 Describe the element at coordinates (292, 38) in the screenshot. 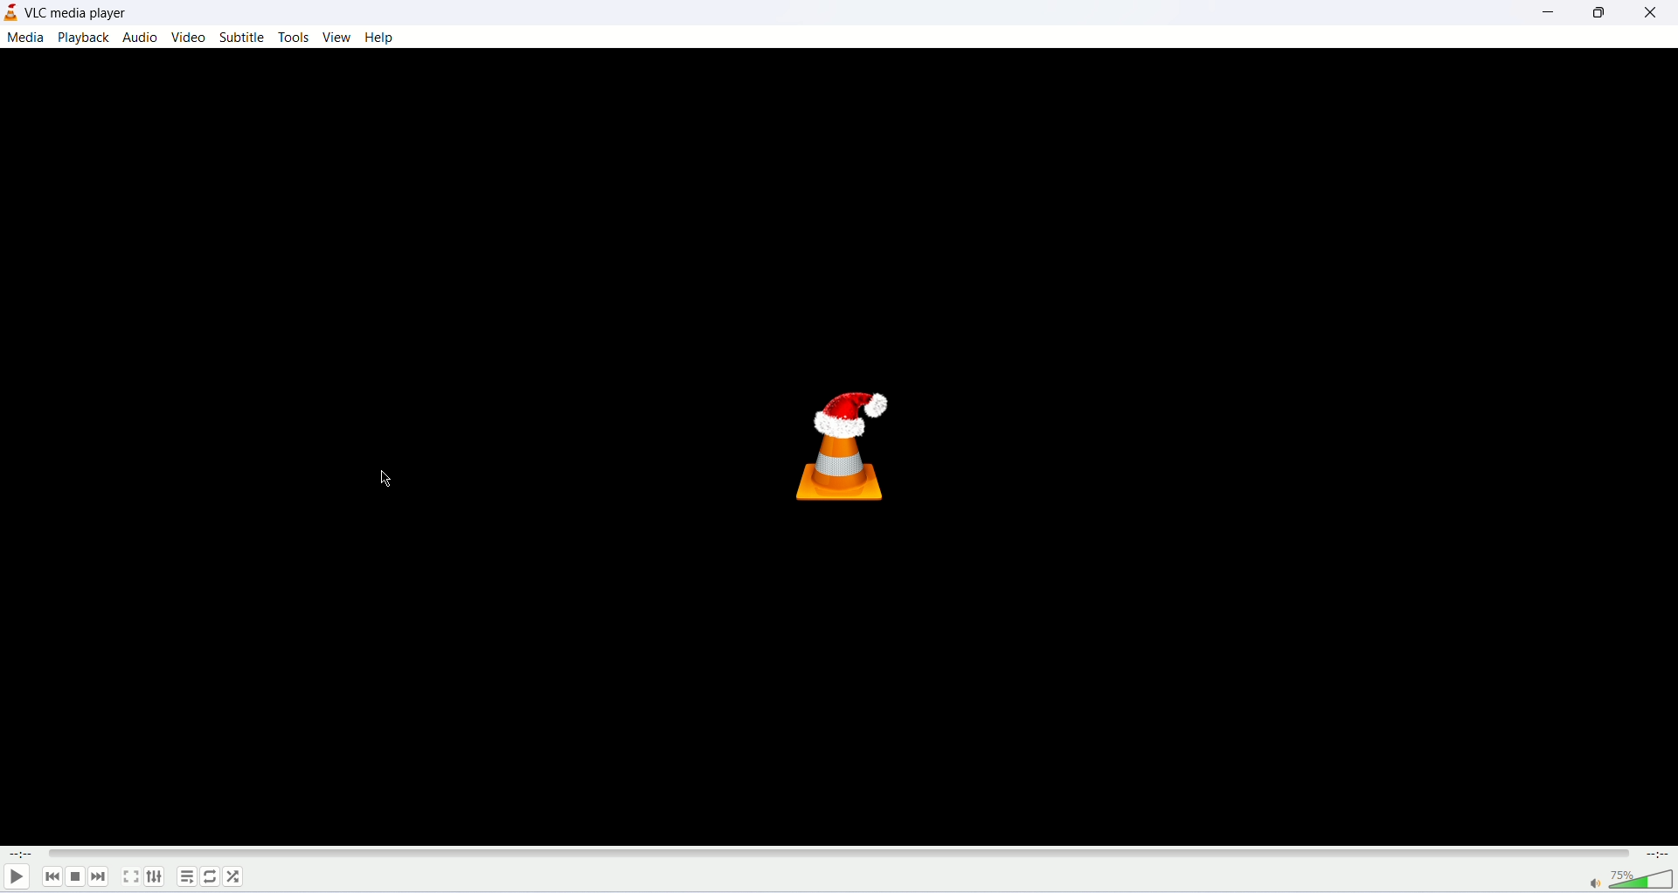

I see `tools` at that location.